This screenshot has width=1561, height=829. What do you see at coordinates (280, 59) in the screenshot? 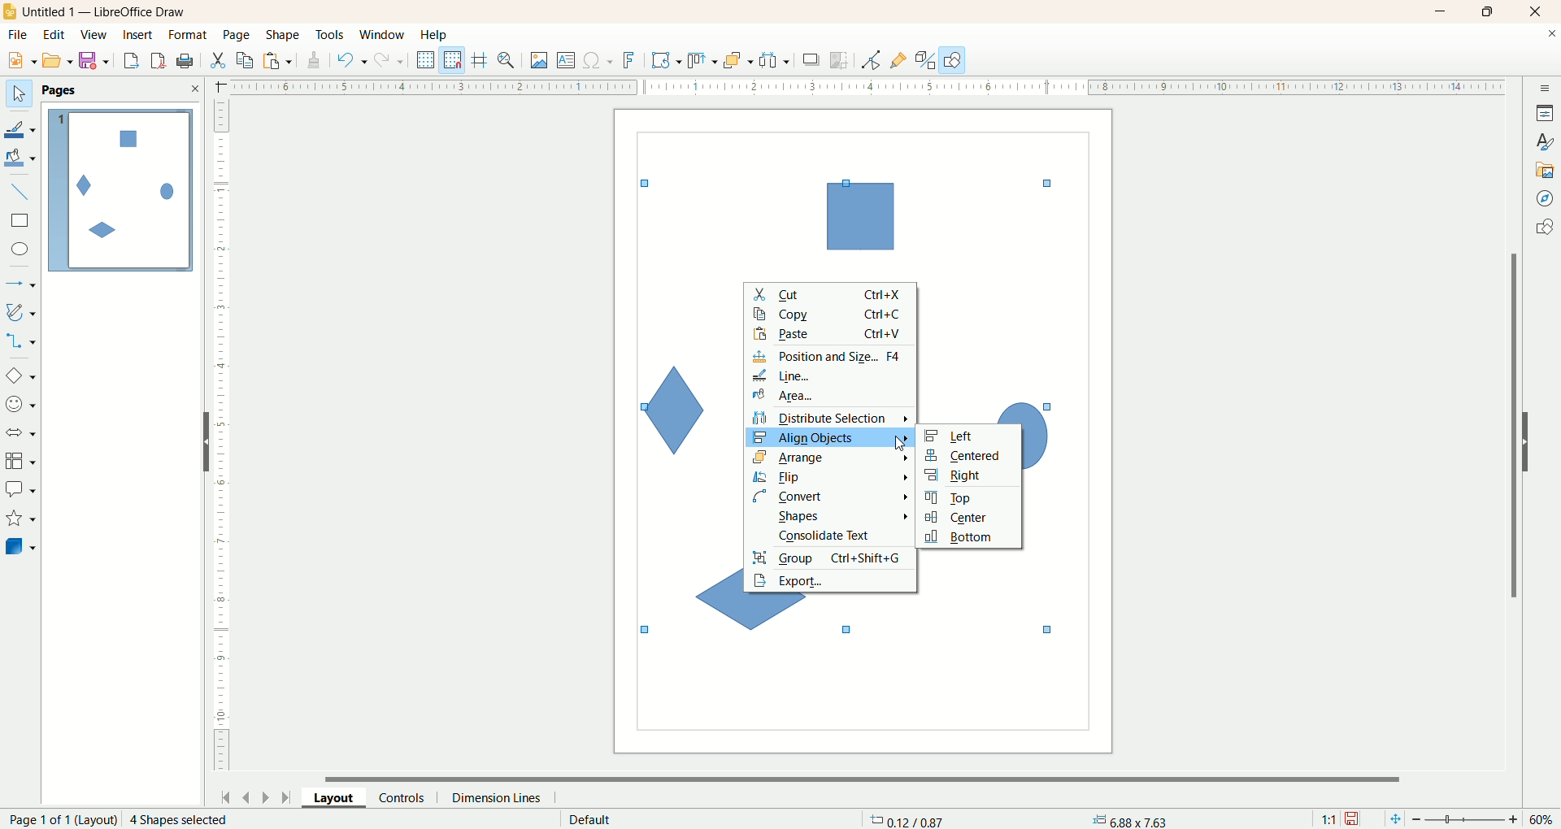
I see `paste` at bounding box center [280, 59].